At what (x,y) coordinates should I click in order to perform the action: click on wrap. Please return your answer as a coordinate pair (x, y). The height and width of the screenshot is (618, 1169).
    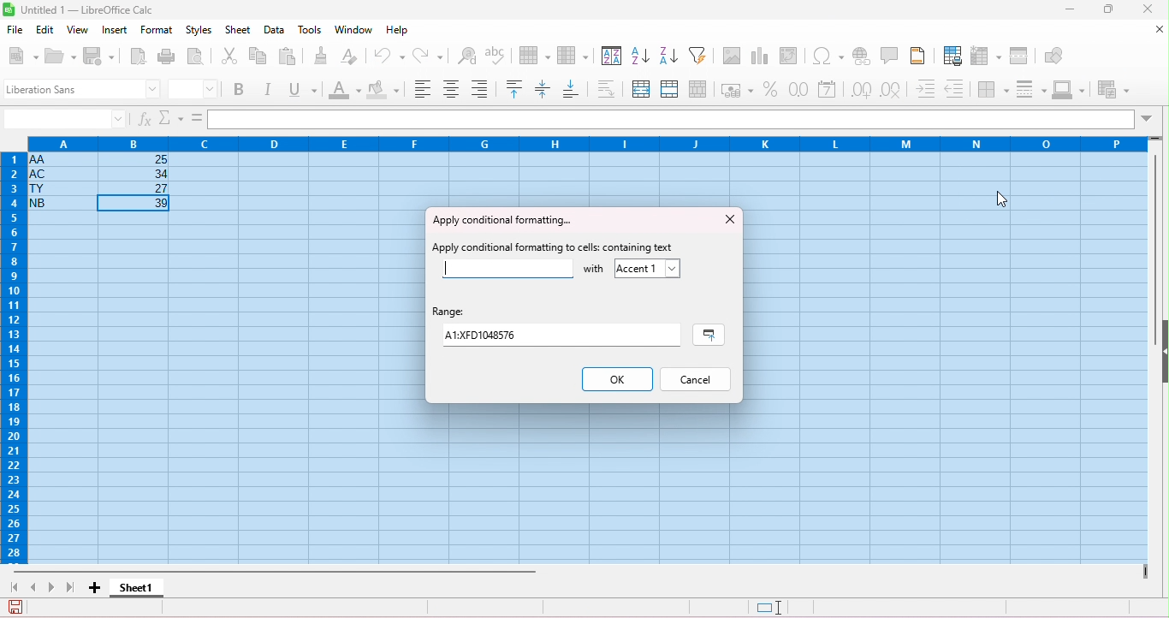
    Looking at the image, I should click on (602, 88).